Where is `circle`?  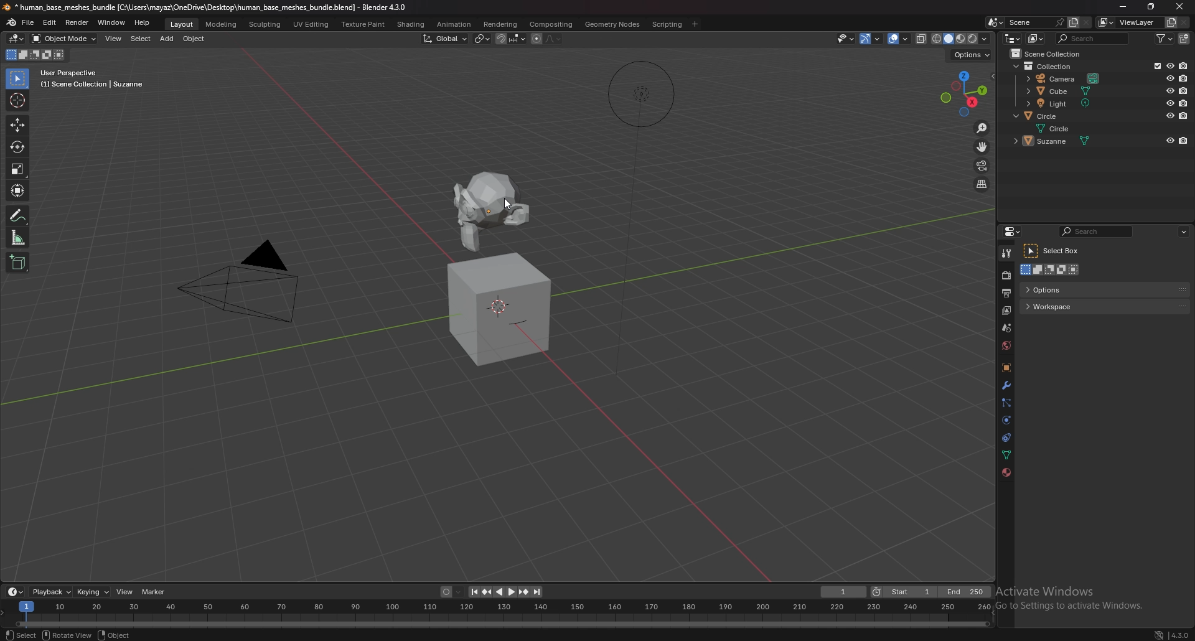 circle is located at coordinates (1044, 116).